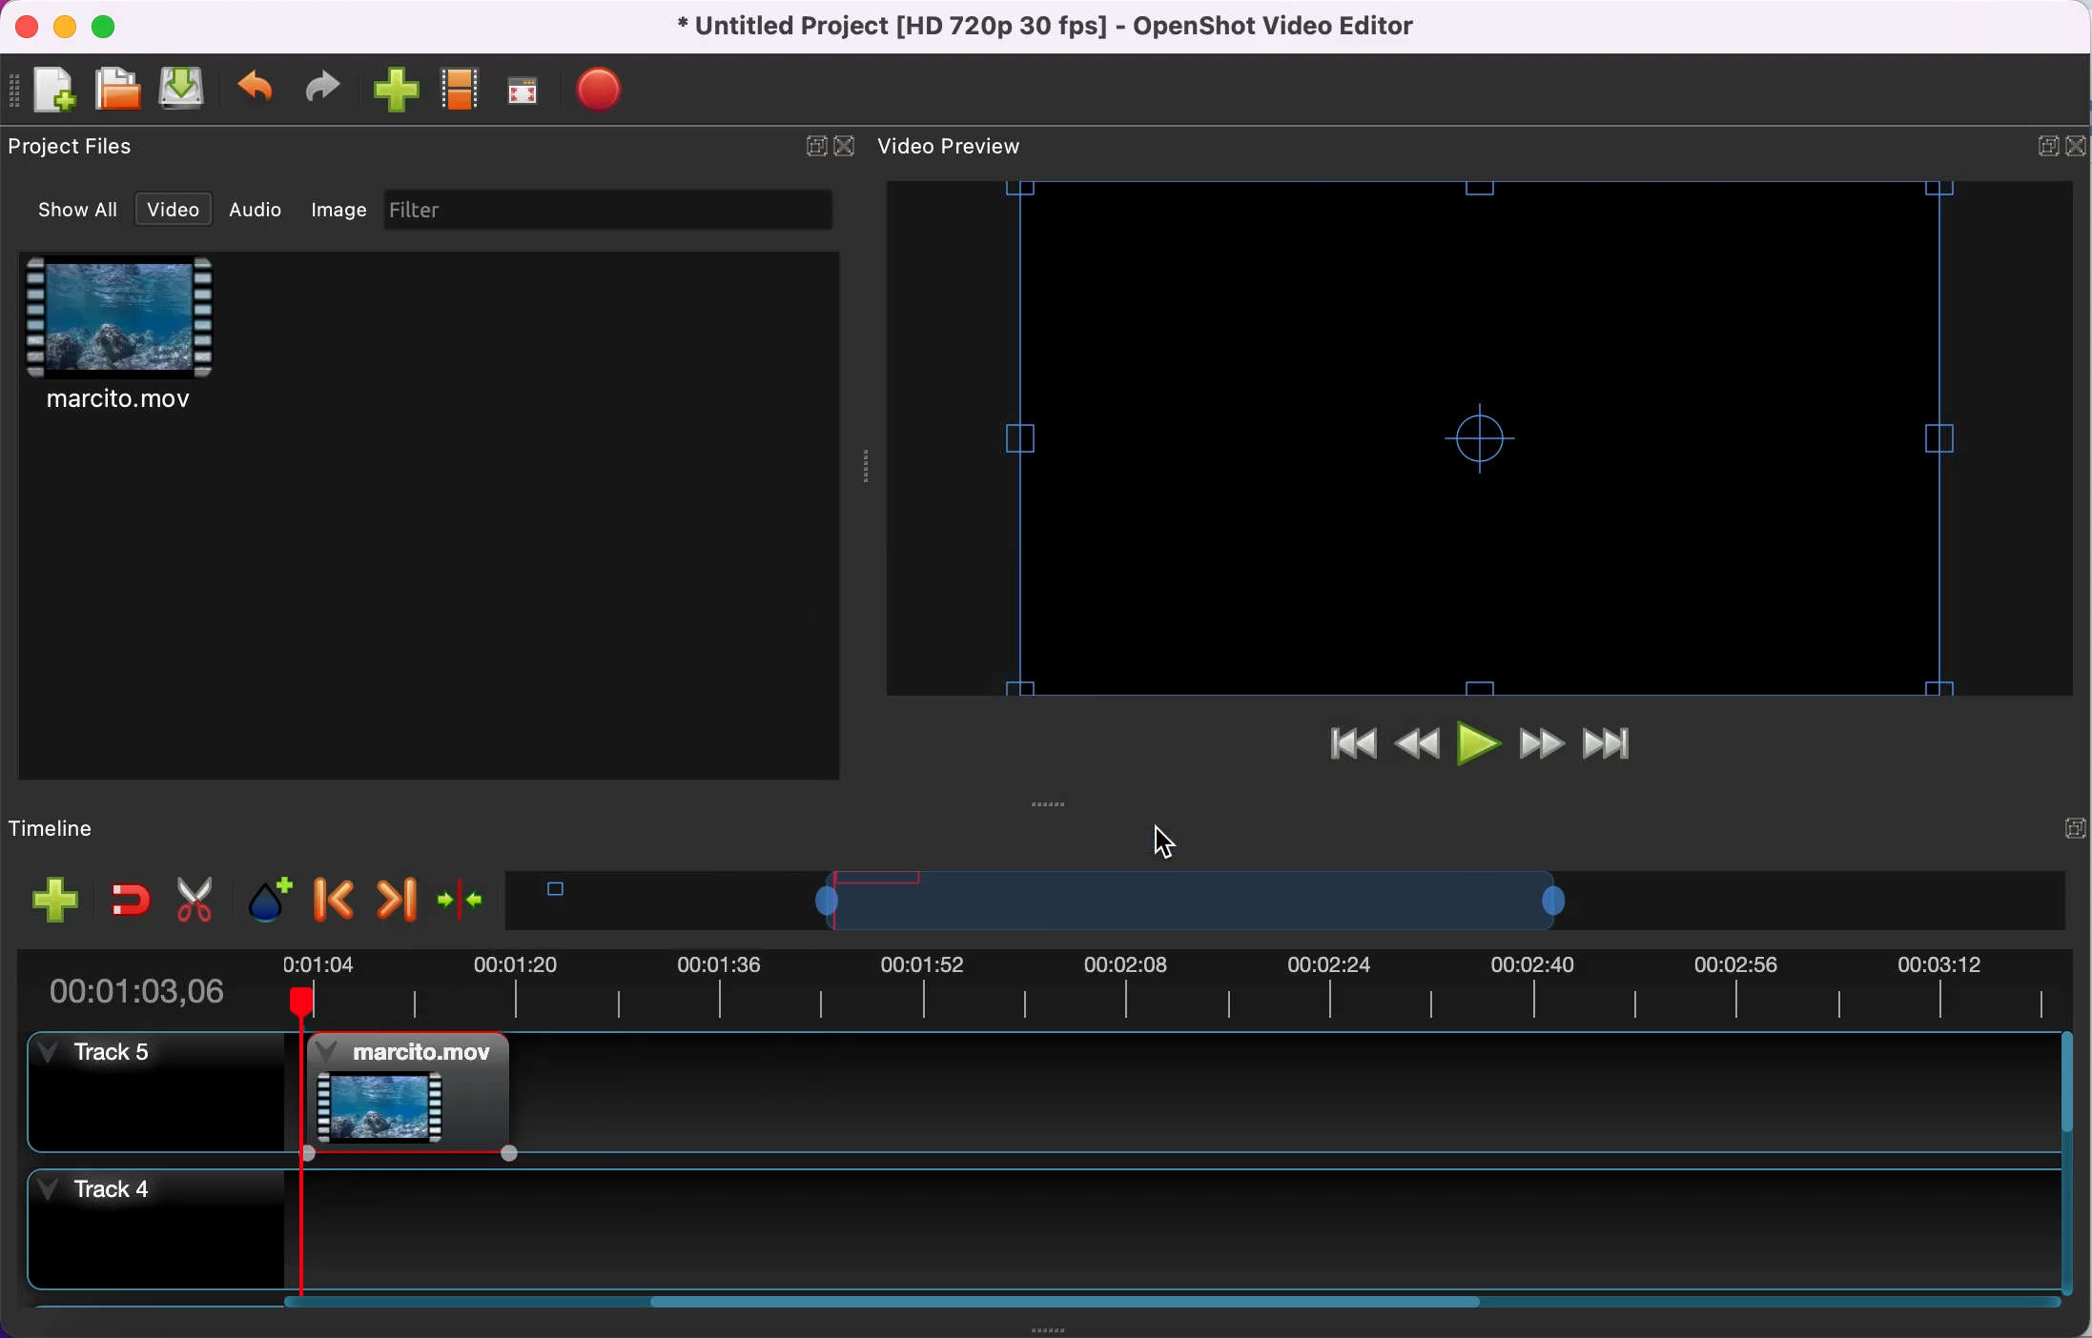 The image size is (2092, 1338). Describe the element at coordinates (1211, 903) in the screenshot. I see `timeline` at that location.